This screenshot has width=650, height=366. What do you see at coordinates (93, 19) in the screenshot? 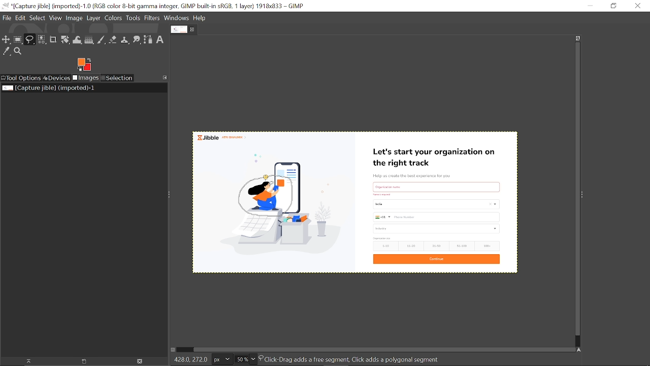
I see `Layer` at bounding box center [93, 19].